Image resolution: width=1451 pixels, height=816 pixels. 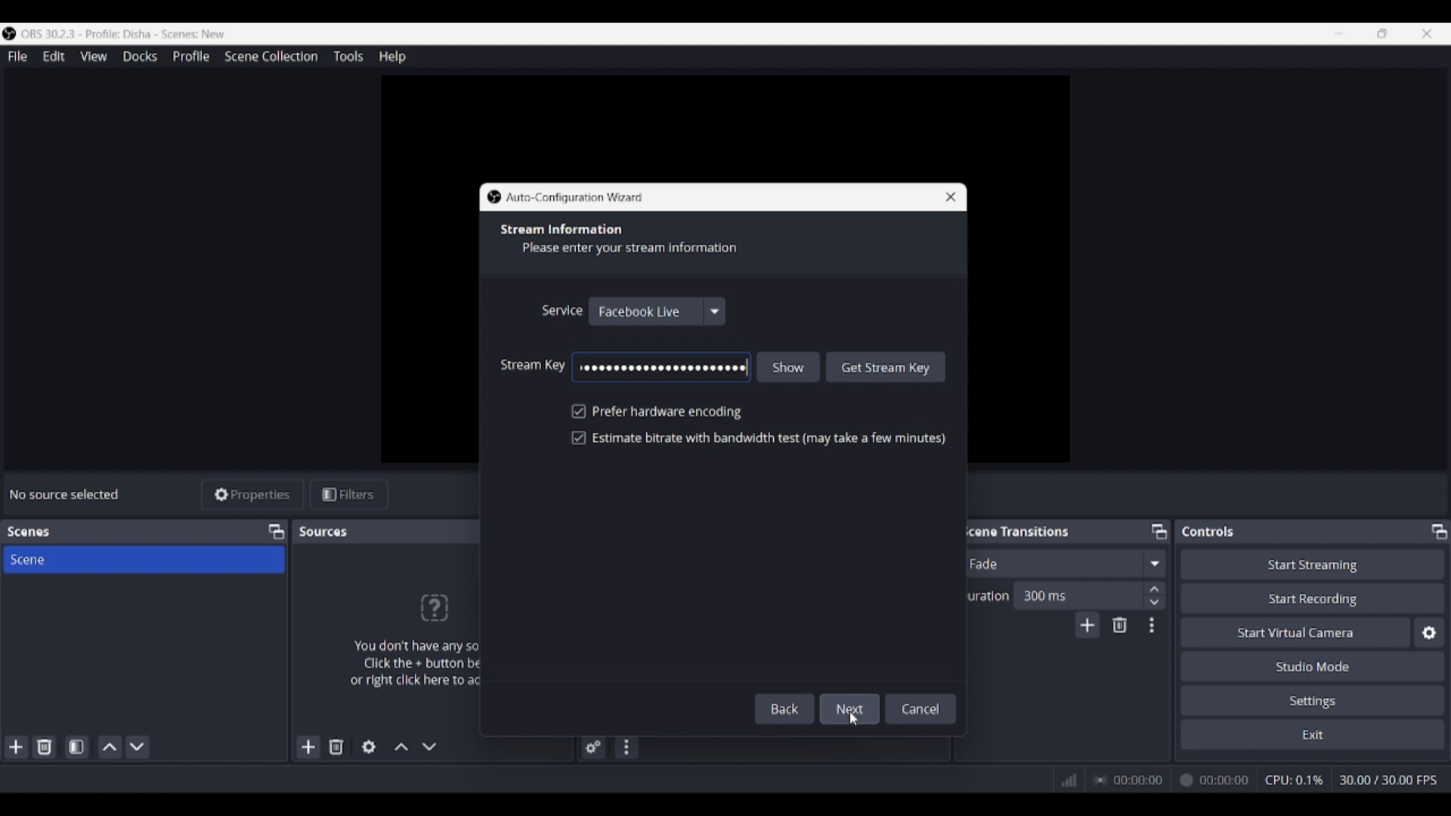 I want to click on Back, so click(x=787, y=709).